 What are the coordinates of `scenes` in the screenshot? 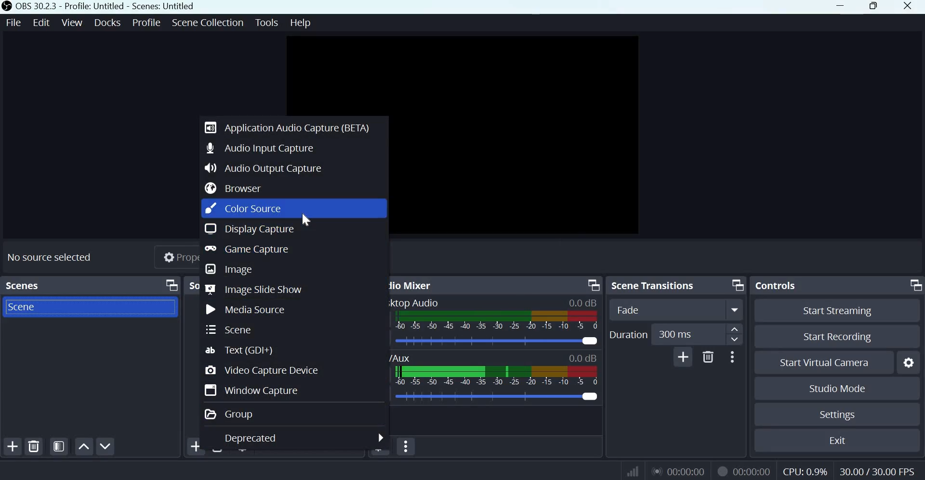 It's located at (25, 284).